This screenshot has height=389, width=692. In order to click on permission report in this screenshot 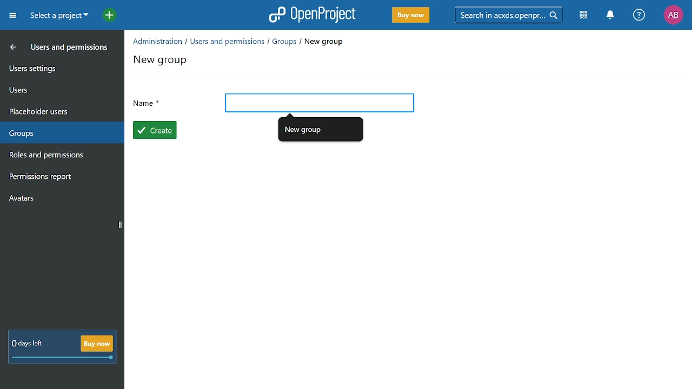, I will do `click(58, 178)`.